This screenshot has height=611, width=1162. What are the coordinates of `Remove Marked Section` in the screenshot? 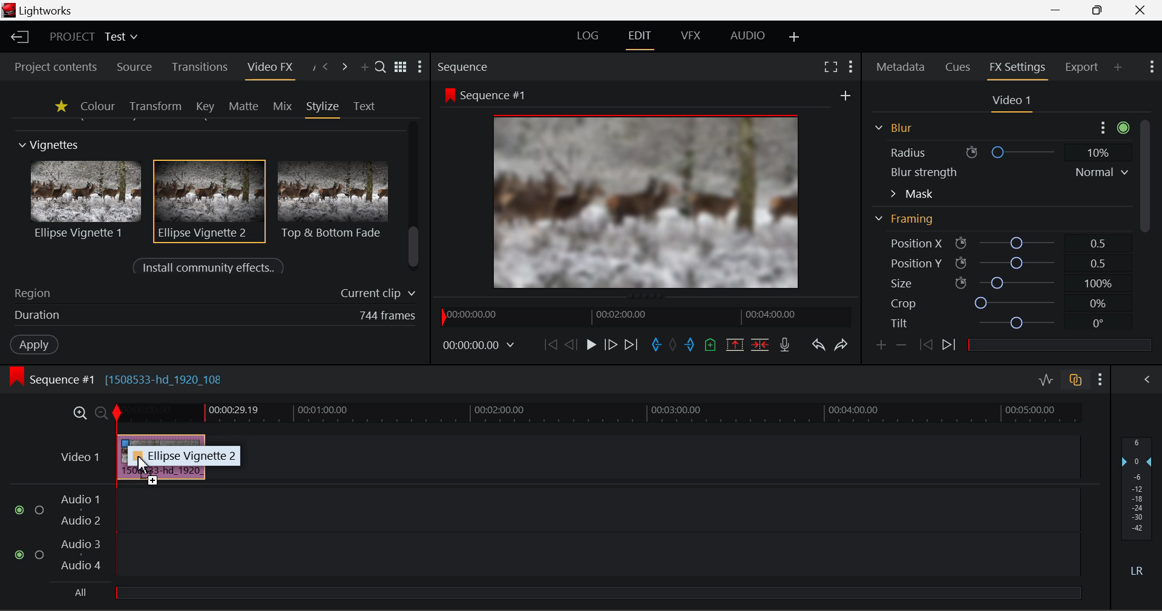 It's located at (736, 344).